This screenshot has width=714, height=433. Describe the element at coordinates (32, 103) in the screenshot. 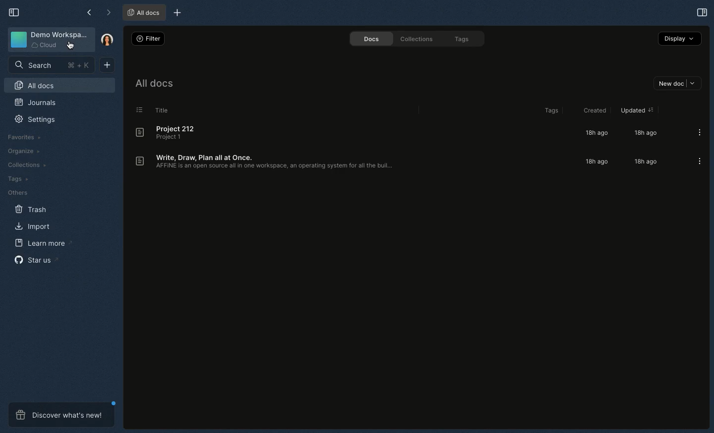

I see `Journals` at that location.